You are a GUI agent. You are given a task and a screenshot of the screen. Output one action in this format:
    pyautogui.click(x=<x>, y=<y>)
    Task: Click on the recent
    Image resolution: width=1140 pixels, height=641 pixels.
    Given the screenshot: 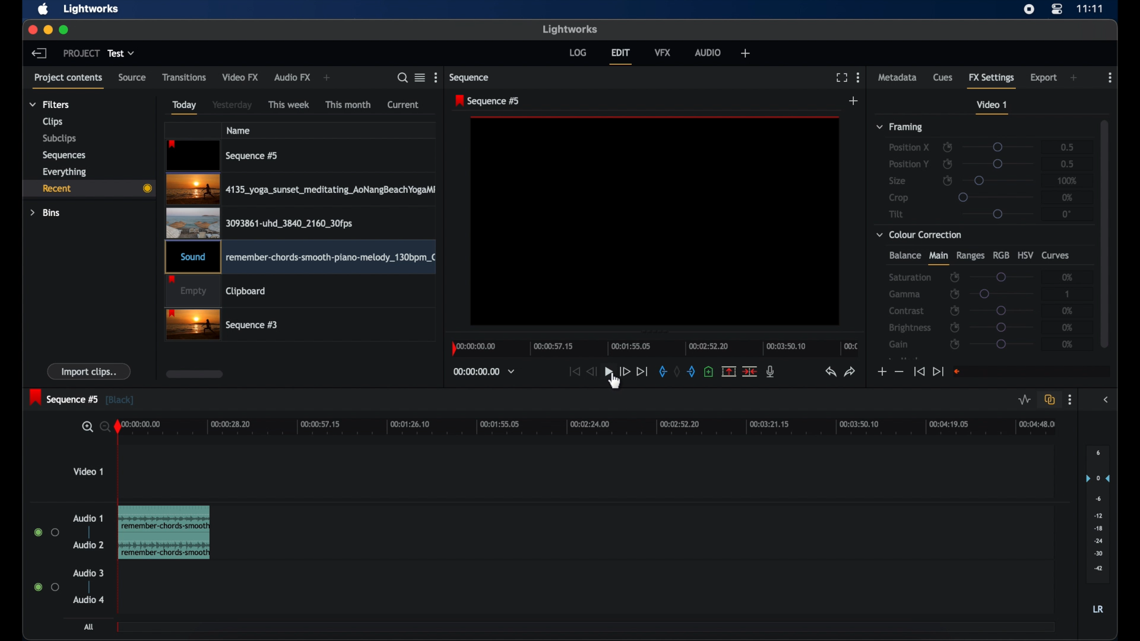 What is the action you would take?
    pyautogui.click(x=87, y=188)
    